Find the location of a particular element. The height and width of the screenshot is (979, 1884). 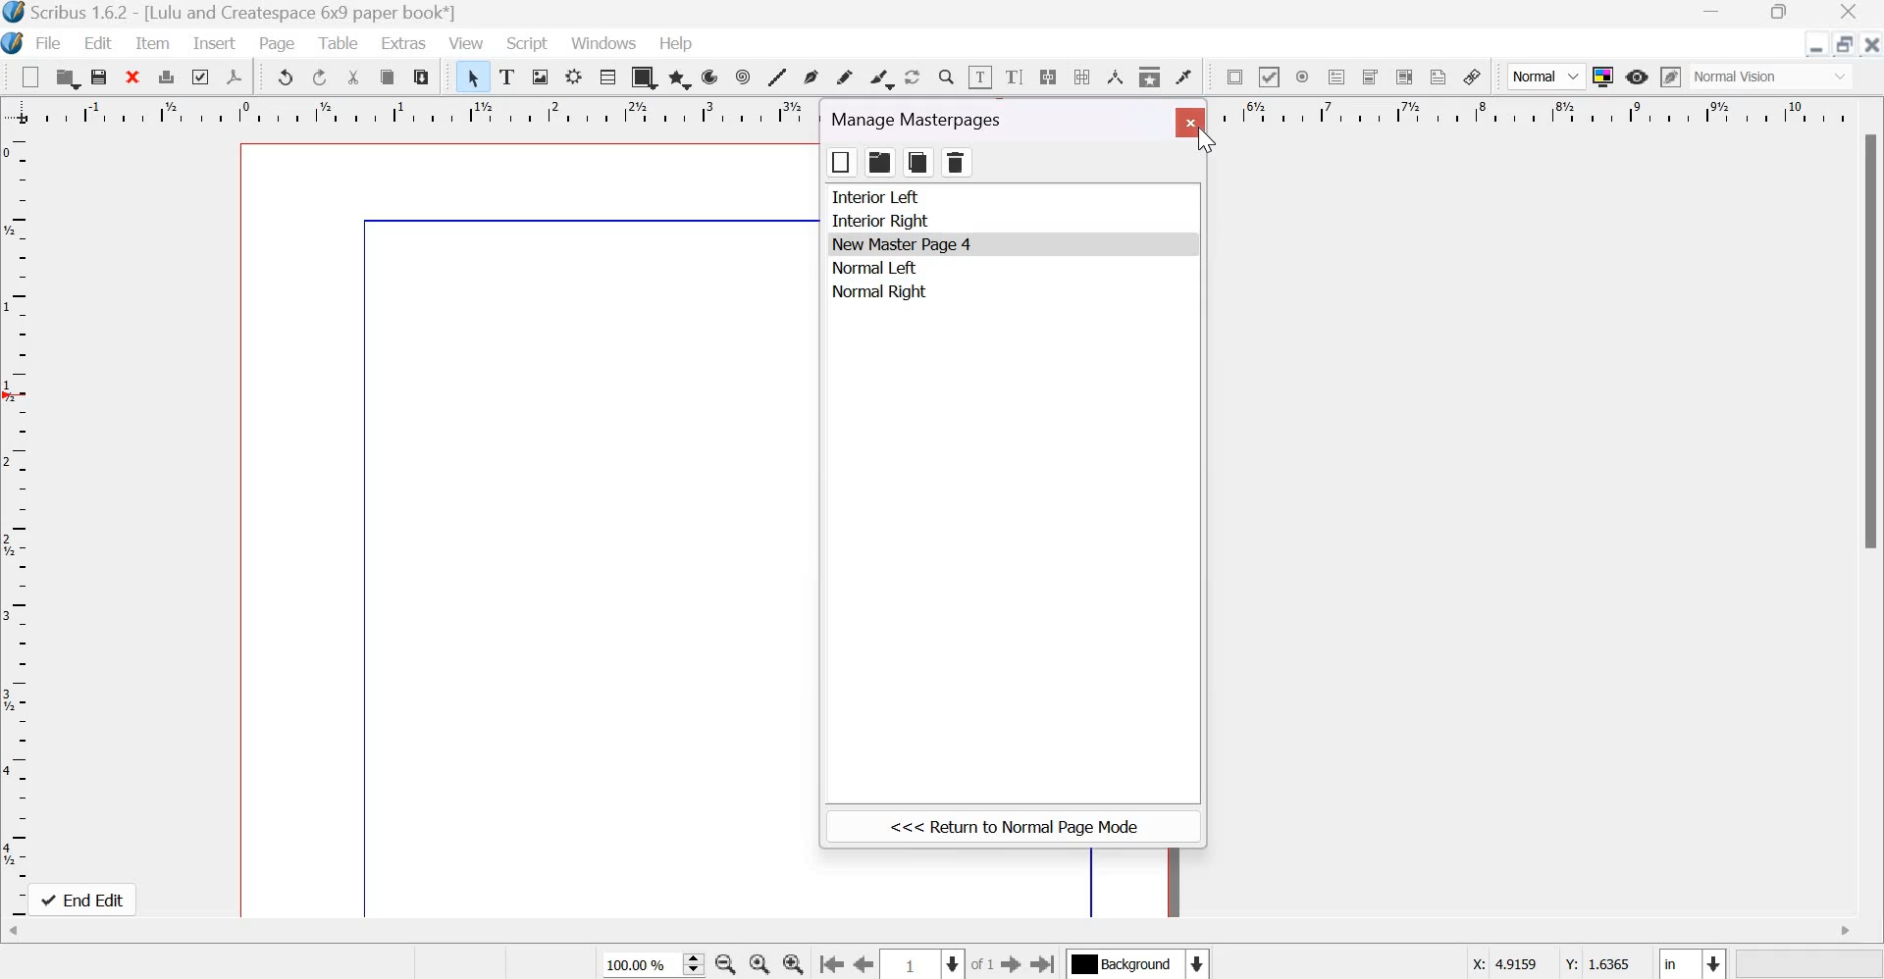

Text annotation is located at coordinates (1438, 77).